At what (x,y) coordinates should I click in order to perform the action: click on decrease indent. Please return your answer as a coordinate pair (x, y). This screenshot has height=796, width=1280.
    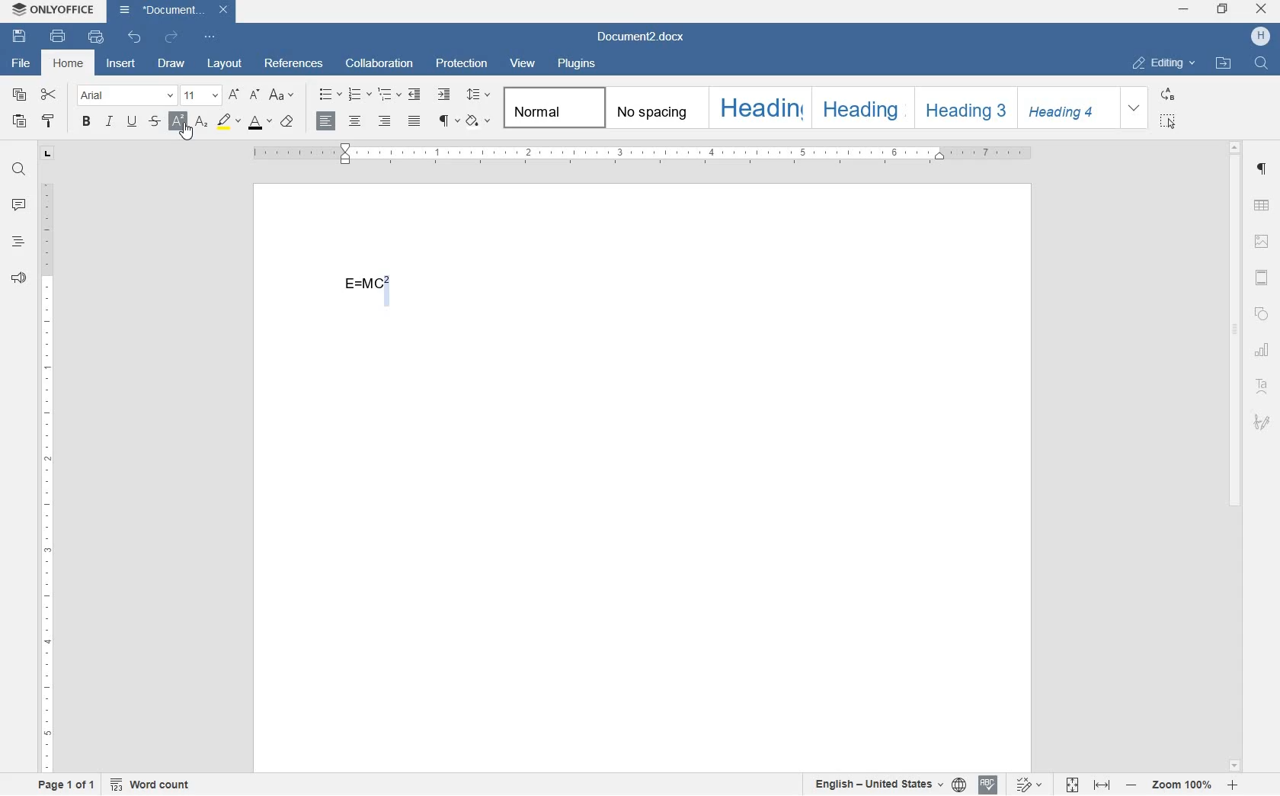
    Looking at the image, I should click on (416, 95).